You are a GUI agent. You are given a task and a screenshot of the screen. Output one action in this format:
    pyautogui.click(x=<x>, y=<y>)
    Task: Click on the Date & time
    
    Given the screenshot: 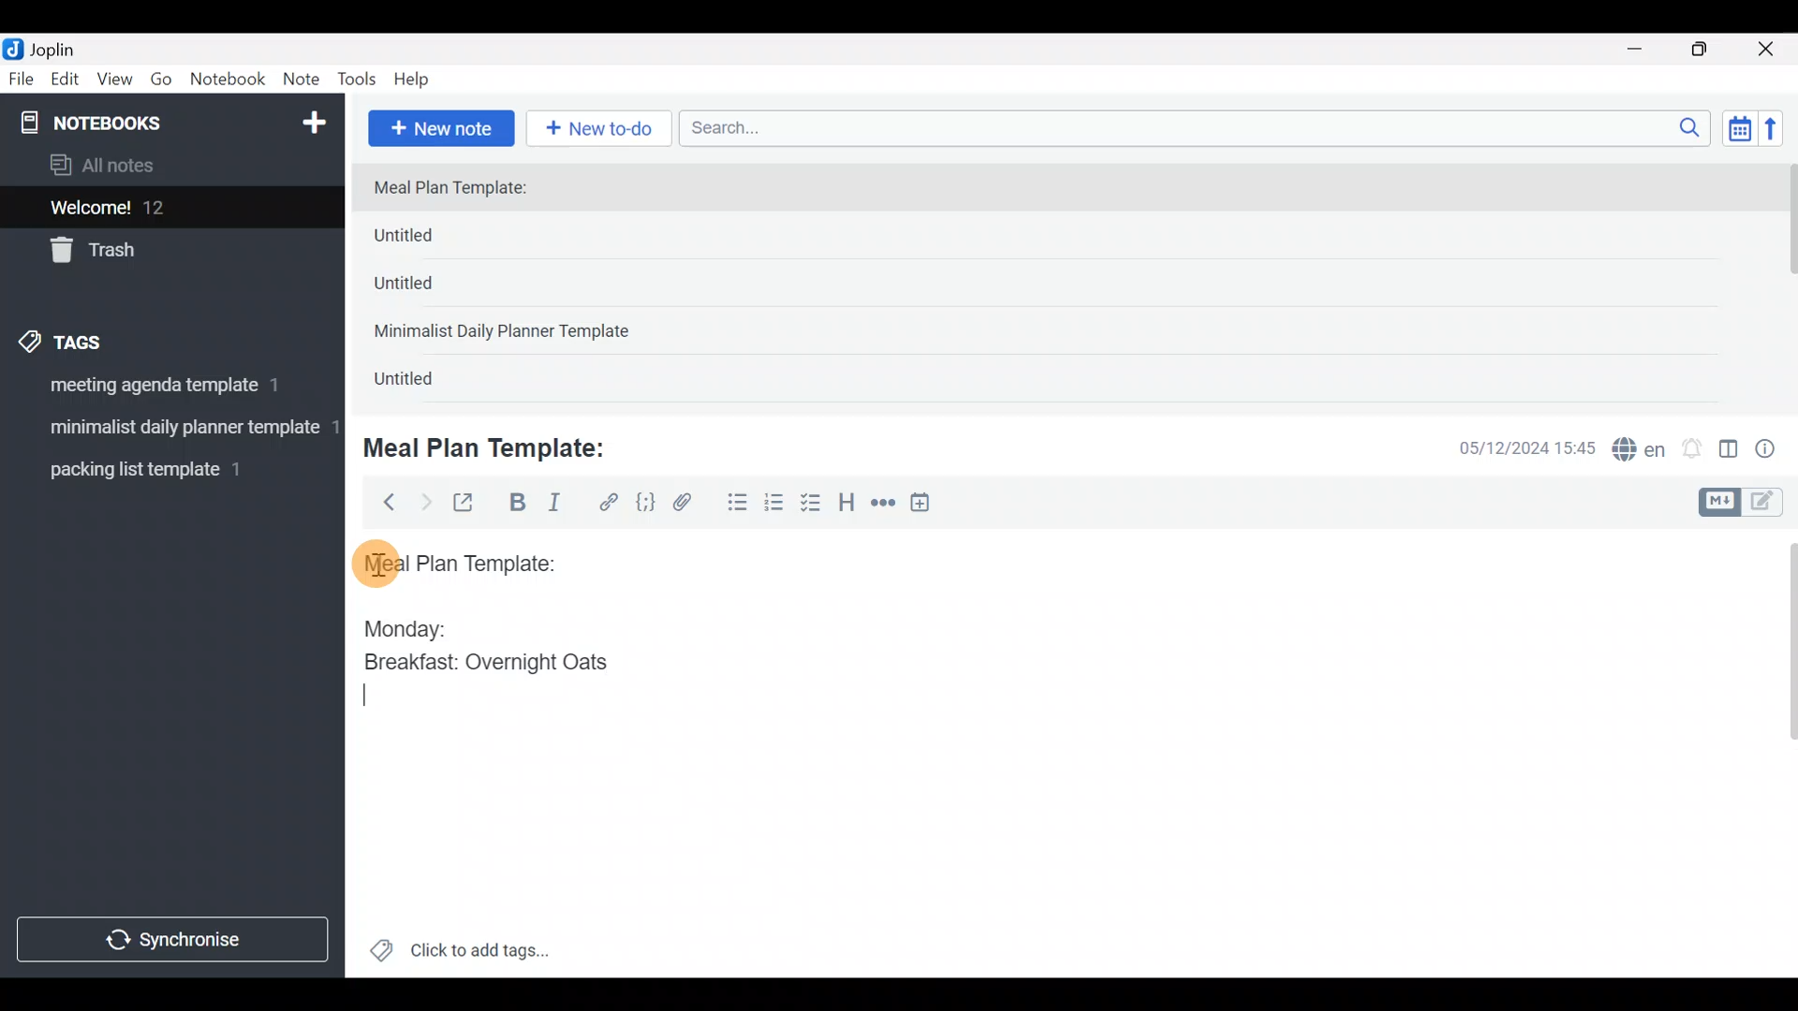 What is the action you would take?
    pyautogui.click(x=1512, y=447)
    